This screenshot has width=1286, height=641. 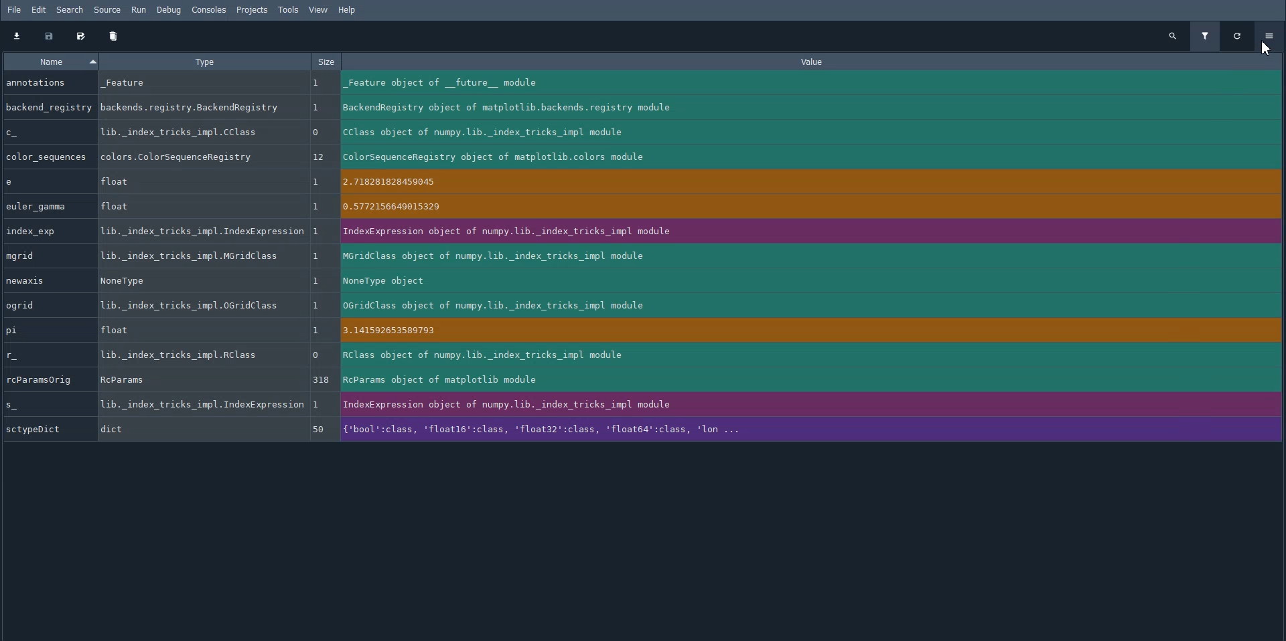 What do you see at coordinates (203, 61) in the screenshot?
I see `Type` at bounding box center [203, 61].